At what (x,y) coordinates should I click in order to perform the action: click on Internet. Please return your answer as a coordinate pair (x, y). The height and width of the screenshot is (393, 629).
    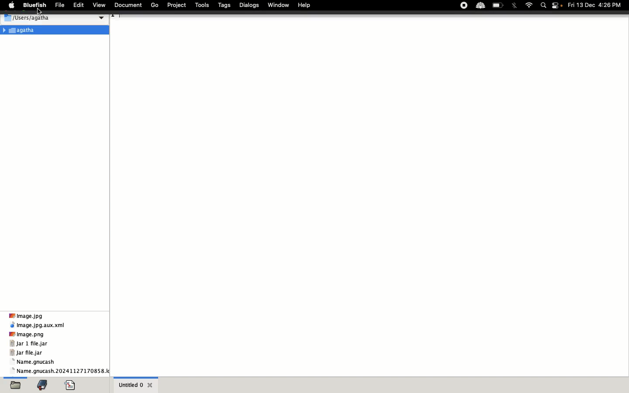
    Looking at the image, I should click on (529, 5).